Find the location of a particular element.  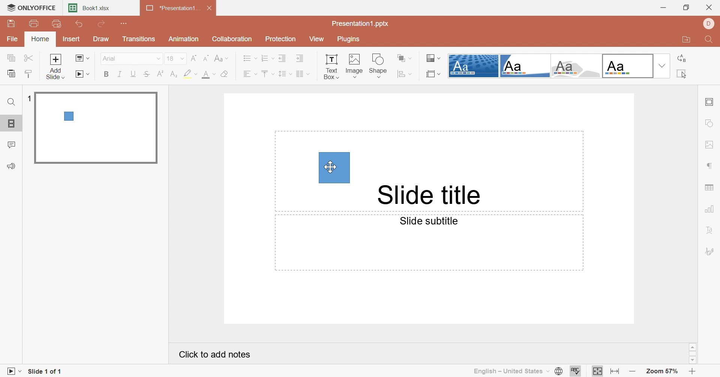

Draw is located at coordinates (101, 40).